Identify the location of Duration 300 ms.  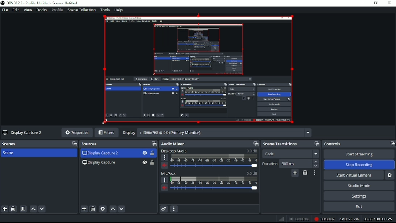
(285, 163).